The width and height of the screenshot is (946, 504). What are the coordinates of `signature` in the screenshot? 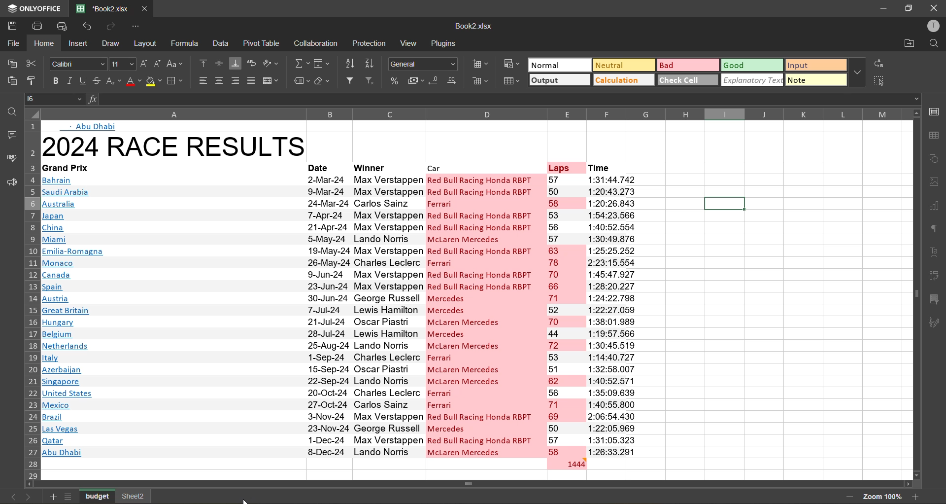 It's located at (937, 323).